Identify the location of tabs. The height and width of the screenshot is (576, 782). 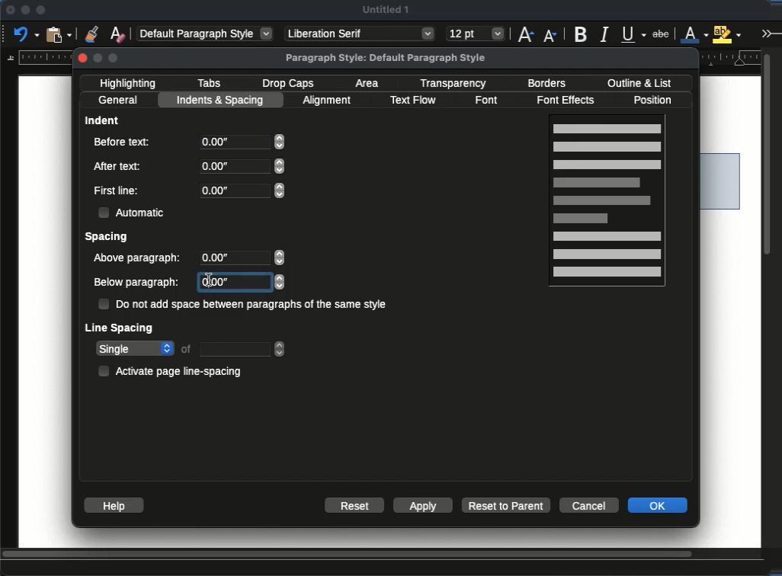
(209, 83).